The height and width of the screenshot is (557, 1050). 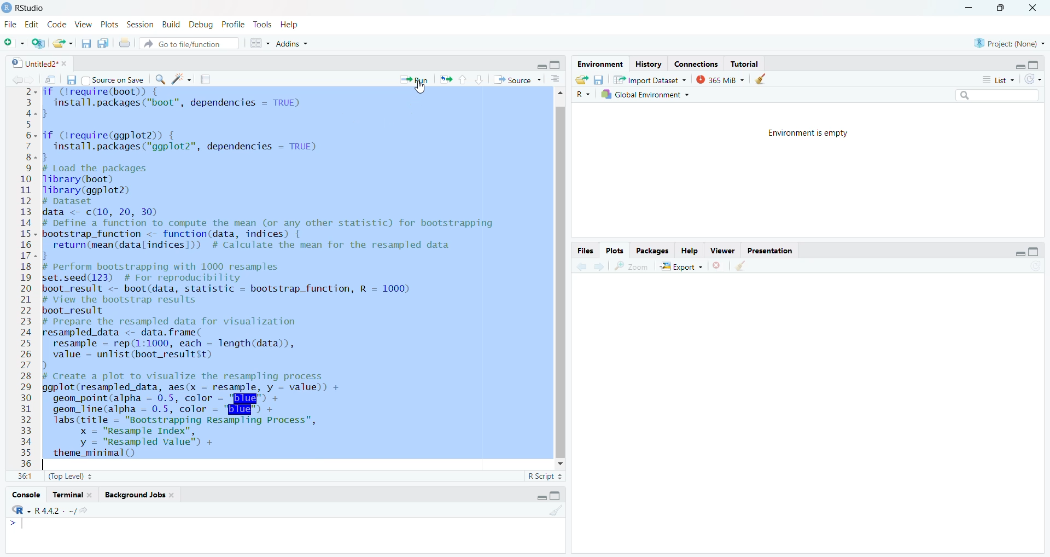 What do you see at coordinates (86, 43) in the screenshot?
I see `save current document` at bounding box center [86, 43].